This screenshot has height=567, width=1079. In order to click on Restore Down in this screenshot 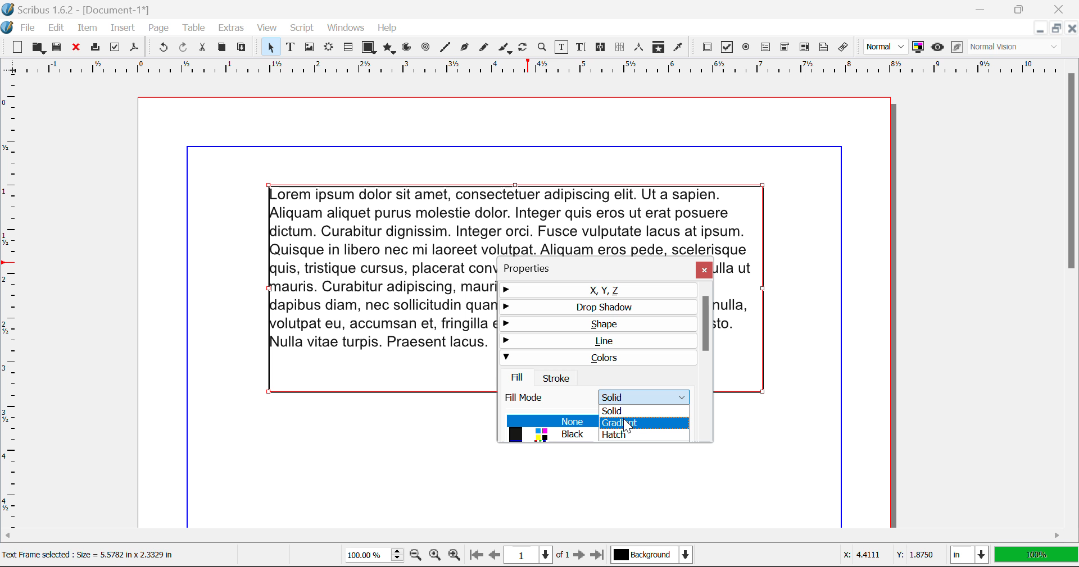, I will do `click(1039, 29)`.